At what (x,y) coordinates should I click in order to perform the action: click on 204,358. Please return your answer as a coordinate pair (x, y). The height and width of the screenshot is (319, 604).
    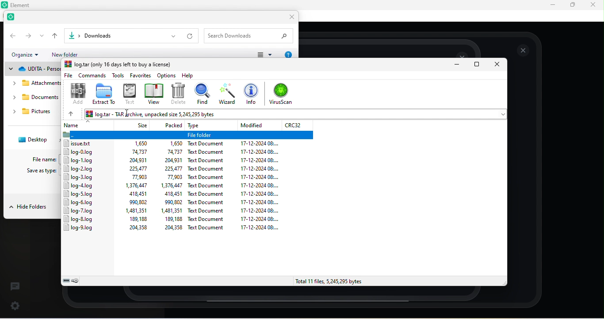
    Looking at the image, I should click on (138, 228).